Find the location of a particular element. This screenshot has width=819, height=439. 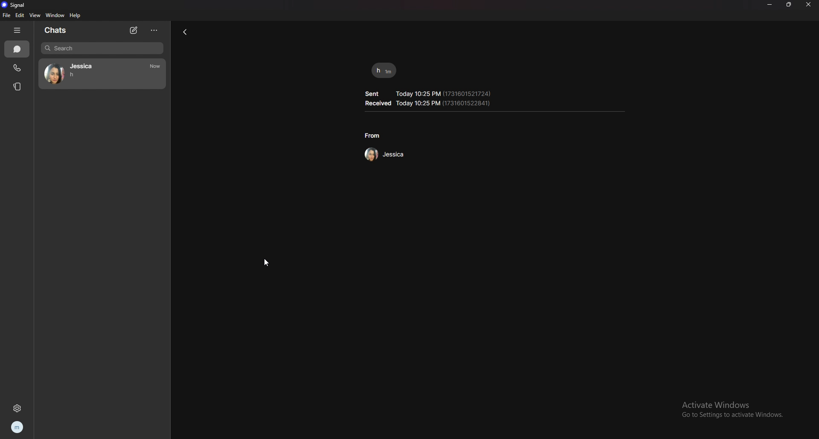

calls is located at coordinates (16, 68).